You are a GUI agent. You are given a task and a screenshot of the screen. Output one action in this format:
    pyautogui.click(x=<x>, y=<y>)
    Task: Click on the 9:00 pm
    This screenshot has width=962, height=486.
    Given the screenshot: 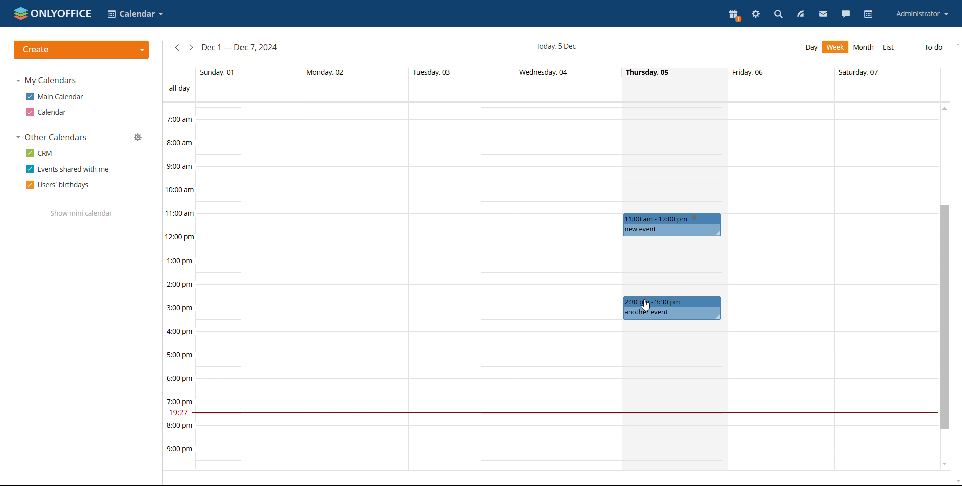 What is the action you would take?
    pyautogui.click(x=177, y=449)
    